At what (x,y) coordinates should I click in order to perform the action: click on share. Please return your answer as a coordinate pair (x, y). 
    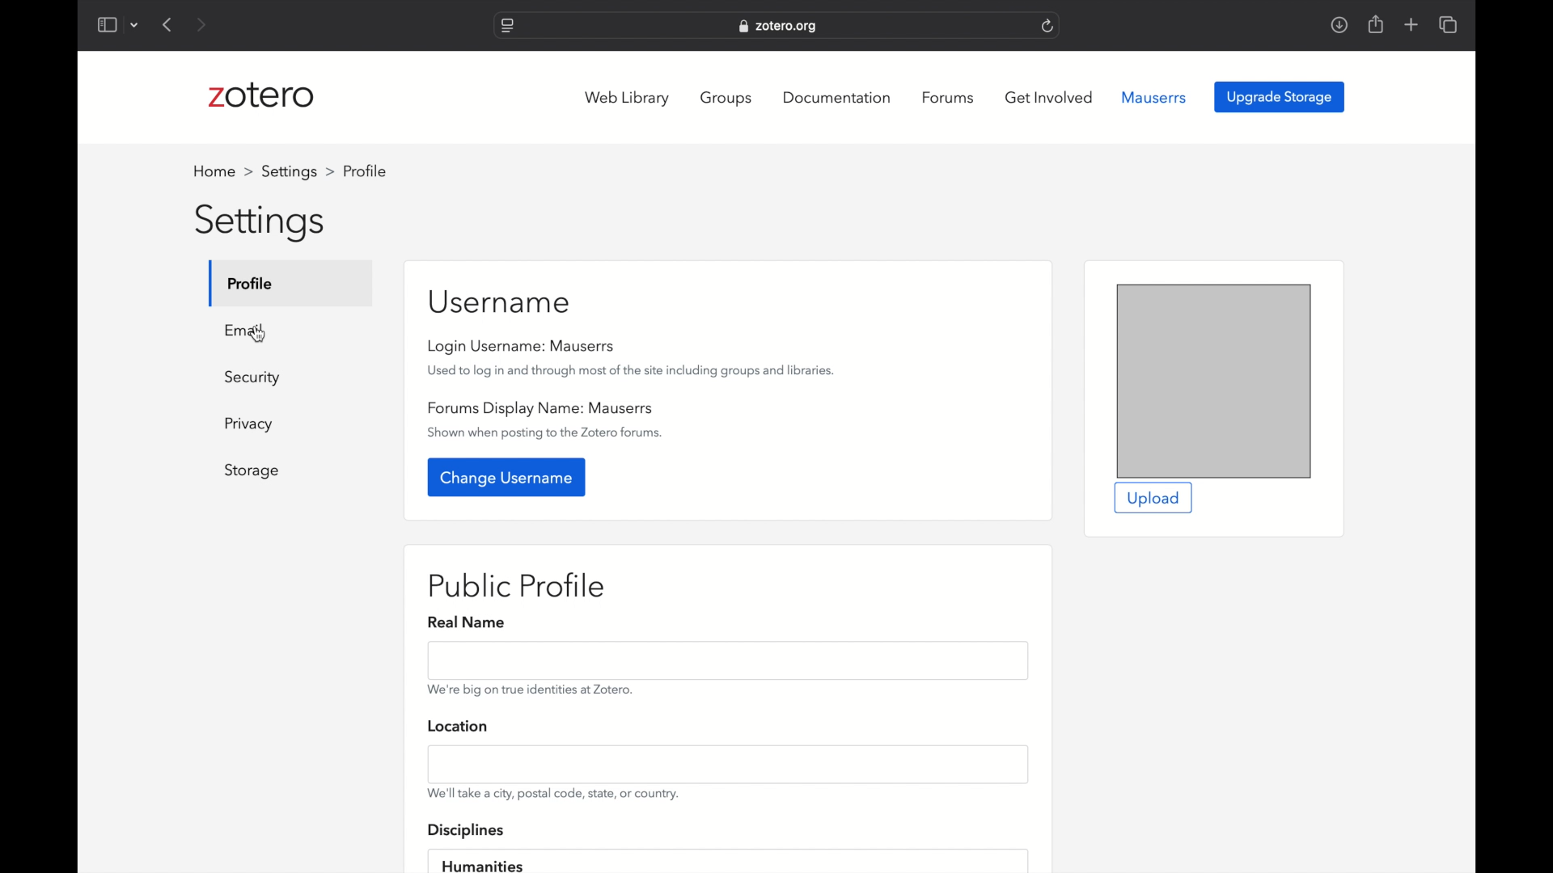
    Looking at the image, I should click on (1374, 24).